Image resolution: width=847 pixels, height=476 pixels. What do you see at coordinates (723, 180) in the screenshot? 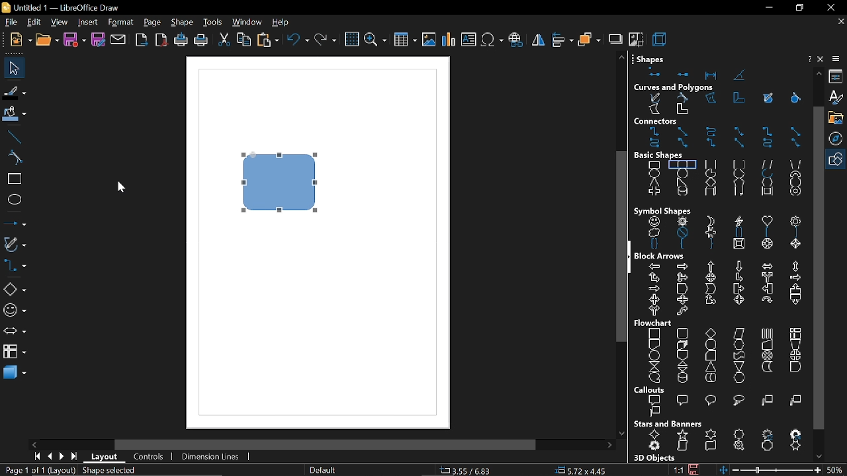
I see `basic shapes` at bounding box center [723, 180].